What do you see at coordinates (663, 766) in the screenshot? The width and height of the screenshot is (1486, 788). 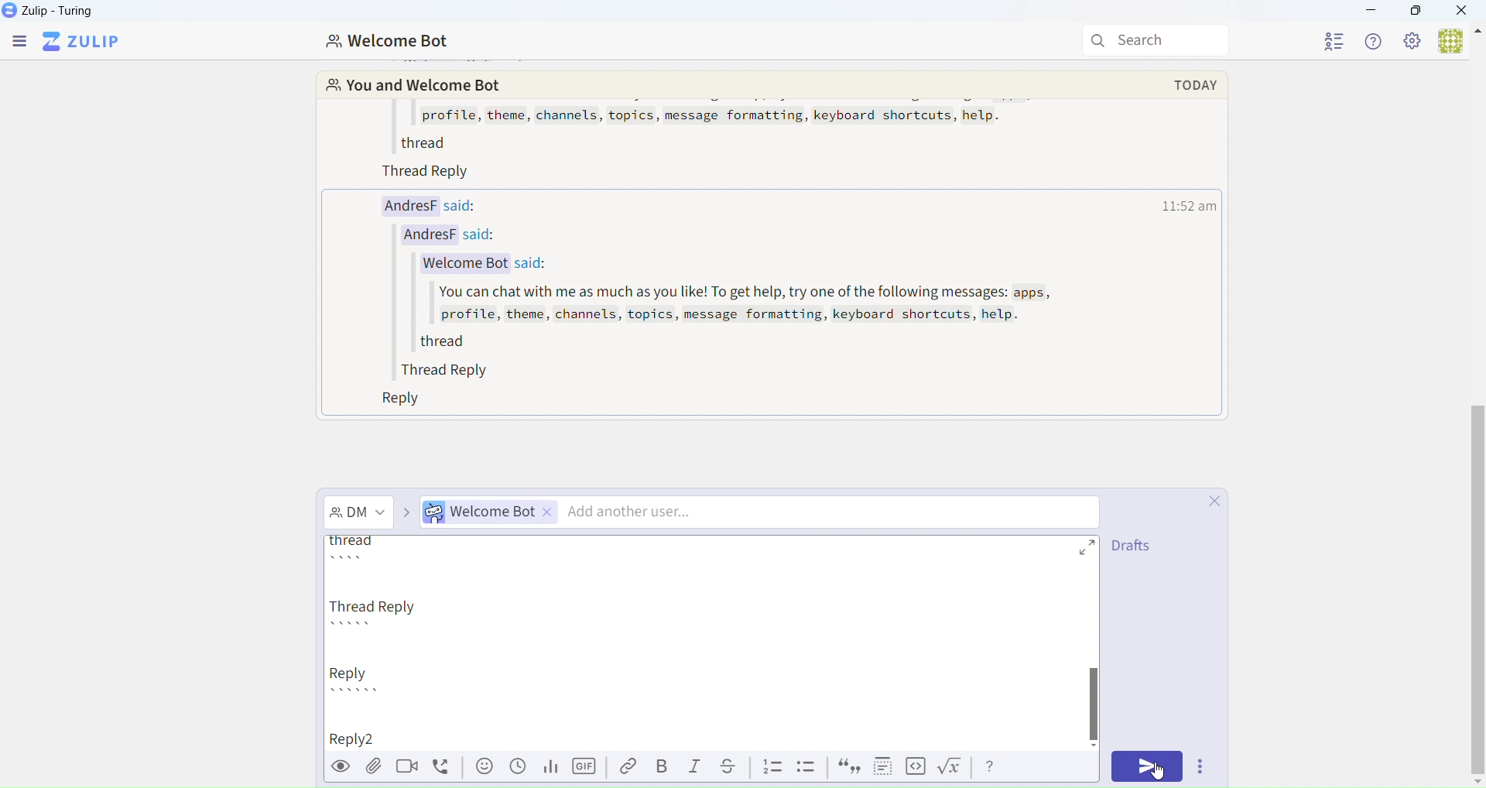 I see `Bold` at bounding box center [663, 766].